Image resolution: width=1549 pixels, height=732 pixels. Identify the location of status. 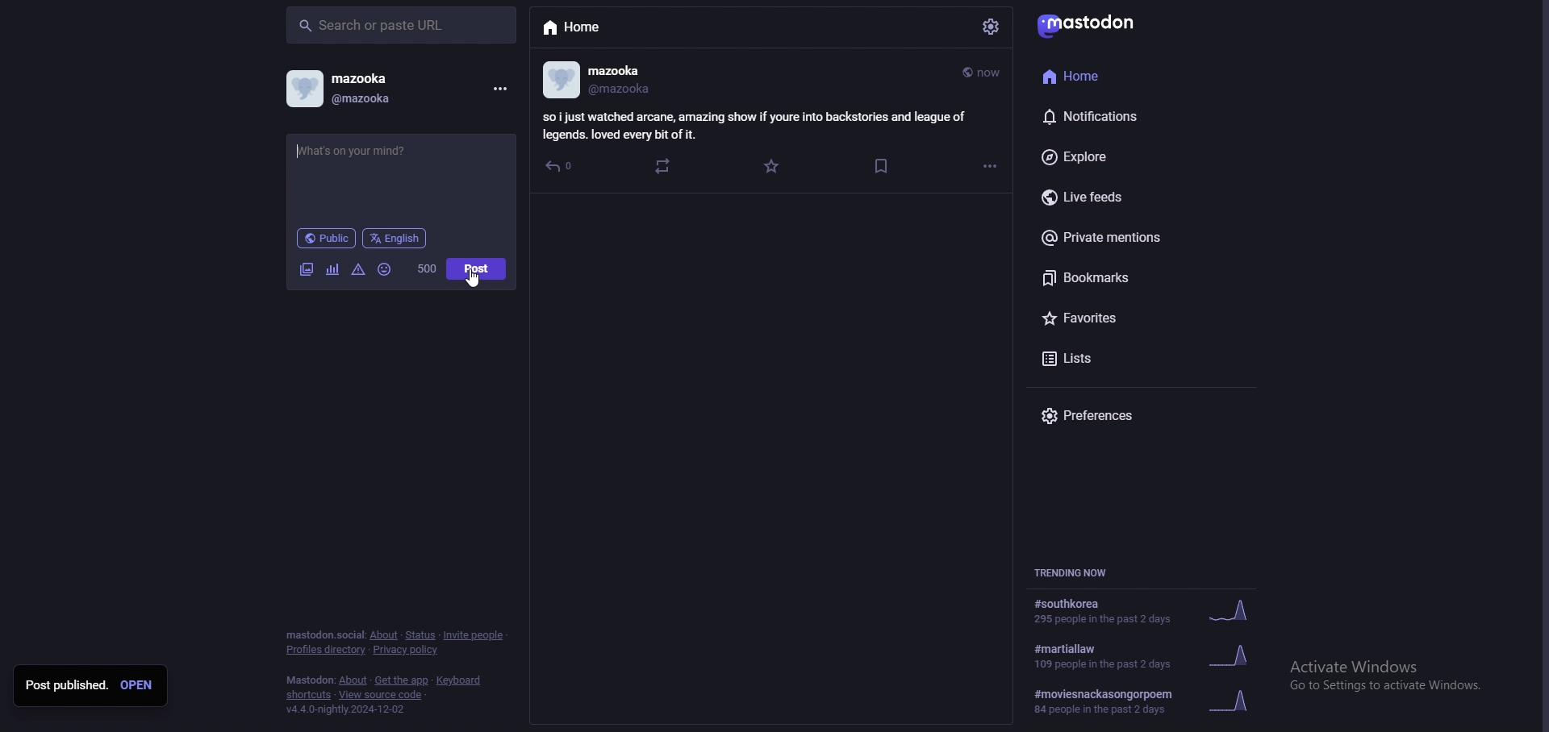
(420, 635).